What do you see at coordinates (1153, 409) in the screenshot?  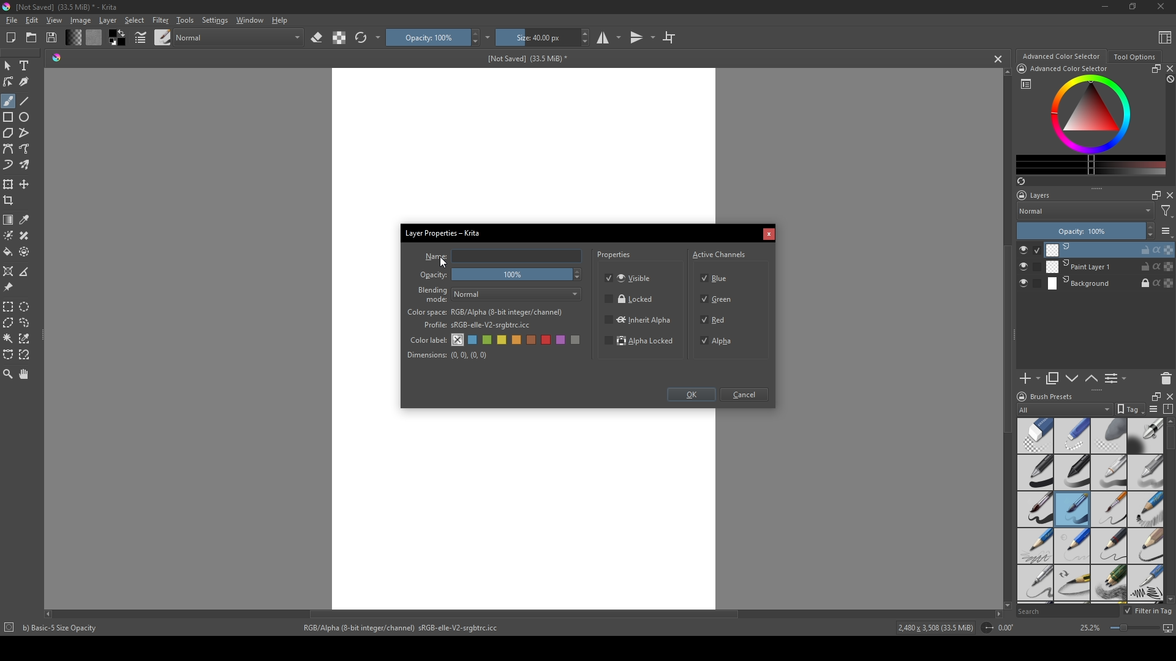 I see `list` at bounding box center [1153, 409].